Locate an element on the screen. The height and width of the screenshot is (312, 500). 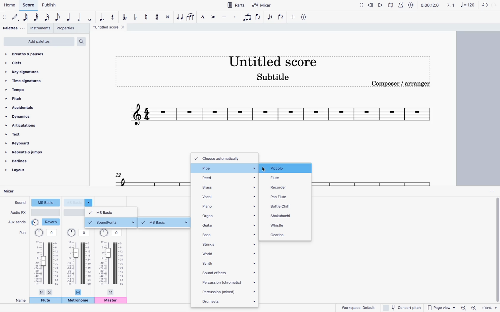
barlines is located at coordinates (28, 161).